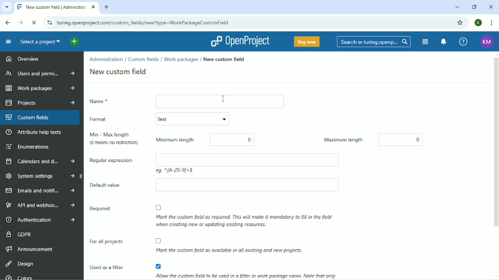 The height and width of the screenshot is (280, 499). Describe the element at coordinates (181, 60) in the screenshot. I see `Work packages` at that location.